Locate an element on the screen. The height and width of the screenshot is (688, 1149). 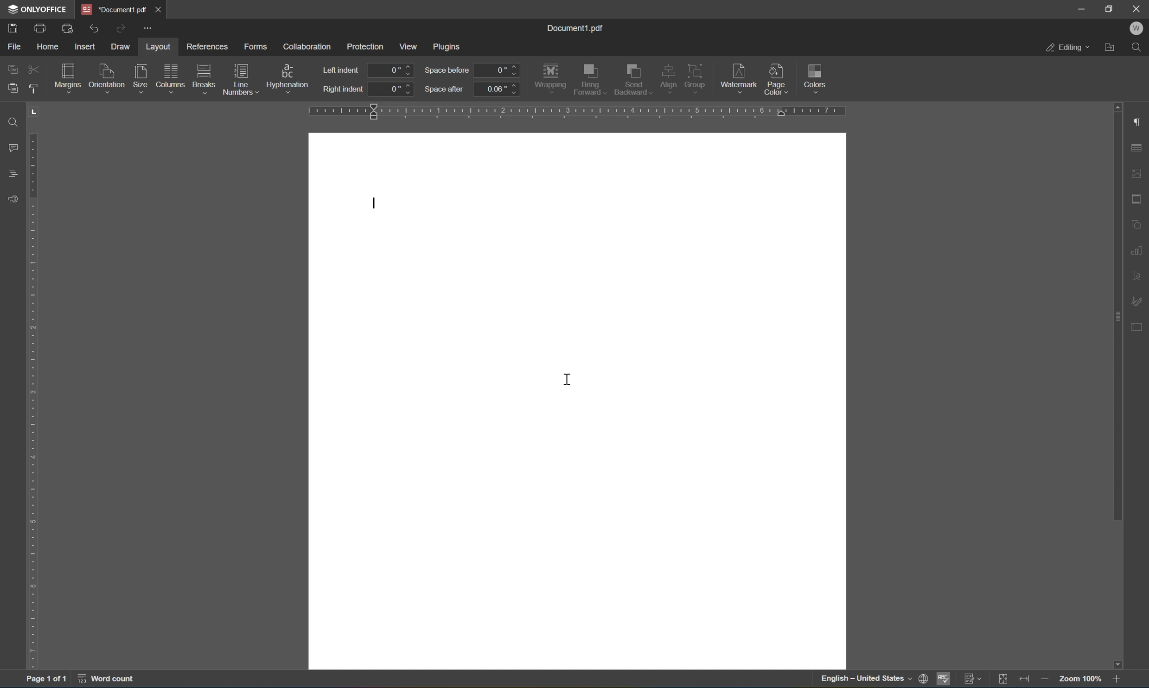
spell checking is located at coordinates (943, 680).